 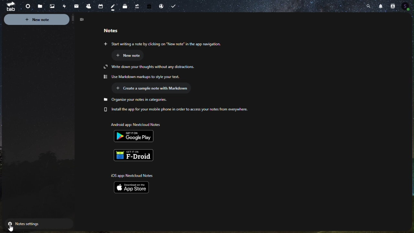 I want to click on New note, so click(x=133, y=56).